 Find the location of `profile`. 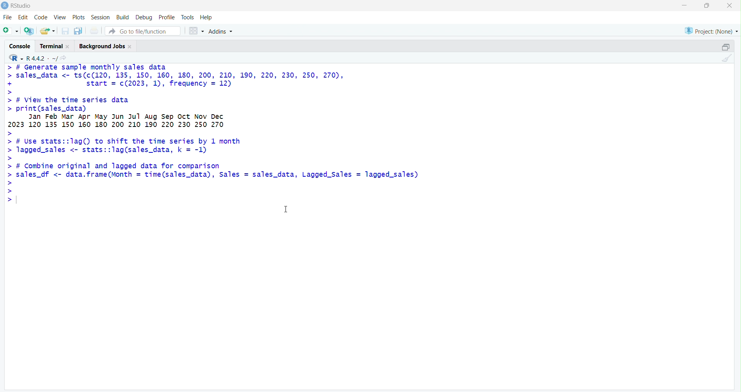

profile is located at coordinates (167, 17).